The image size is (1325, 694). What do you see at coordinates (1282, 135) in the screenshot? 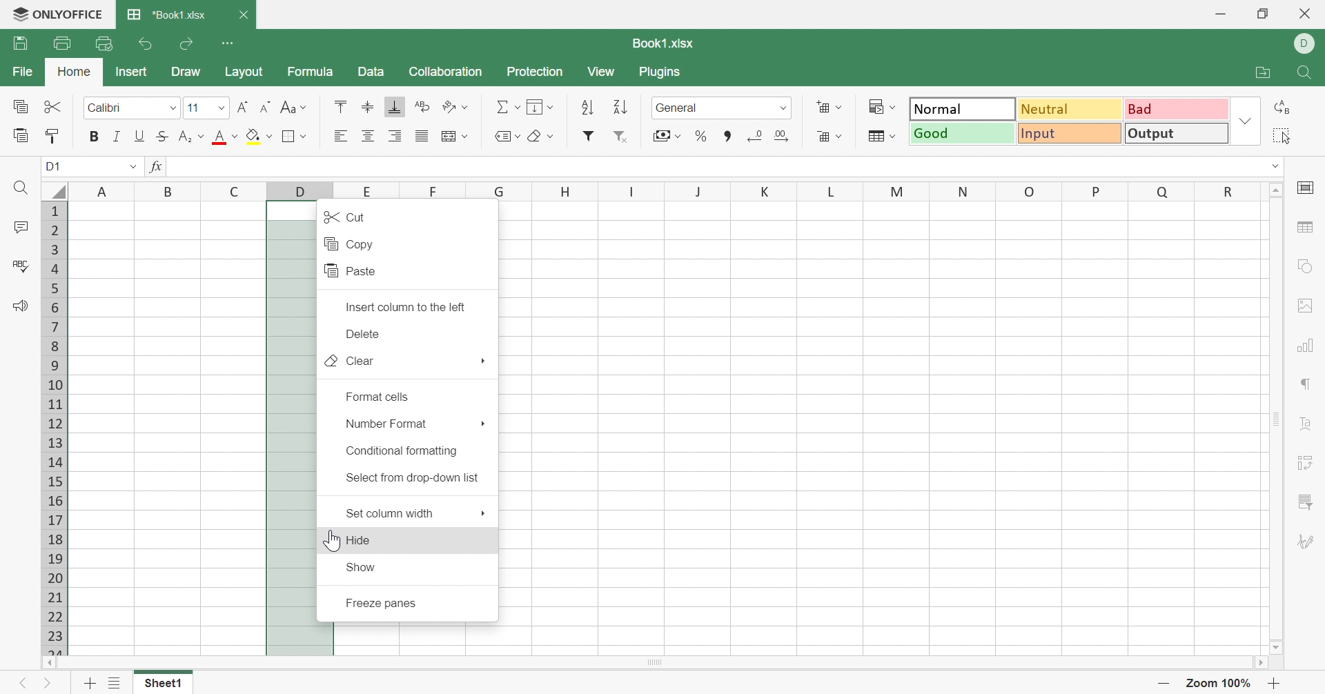
I see `Select all` at bounding box center [1282, 135].